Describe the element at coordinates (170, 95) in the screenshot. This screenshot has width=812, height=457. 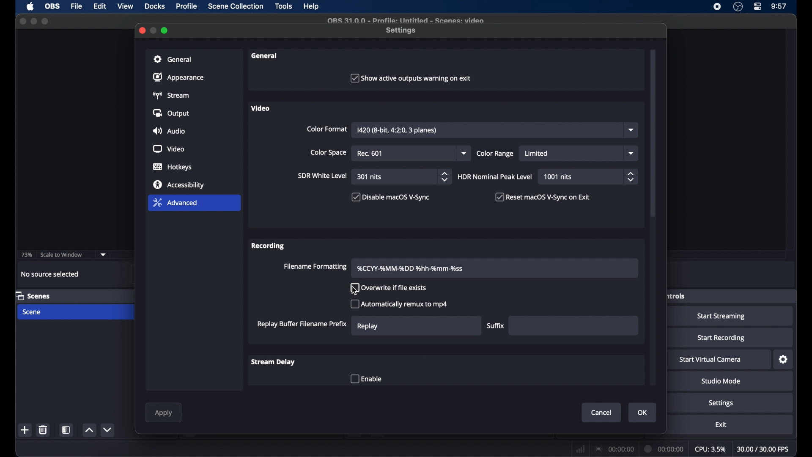
I see `stream` at that location.